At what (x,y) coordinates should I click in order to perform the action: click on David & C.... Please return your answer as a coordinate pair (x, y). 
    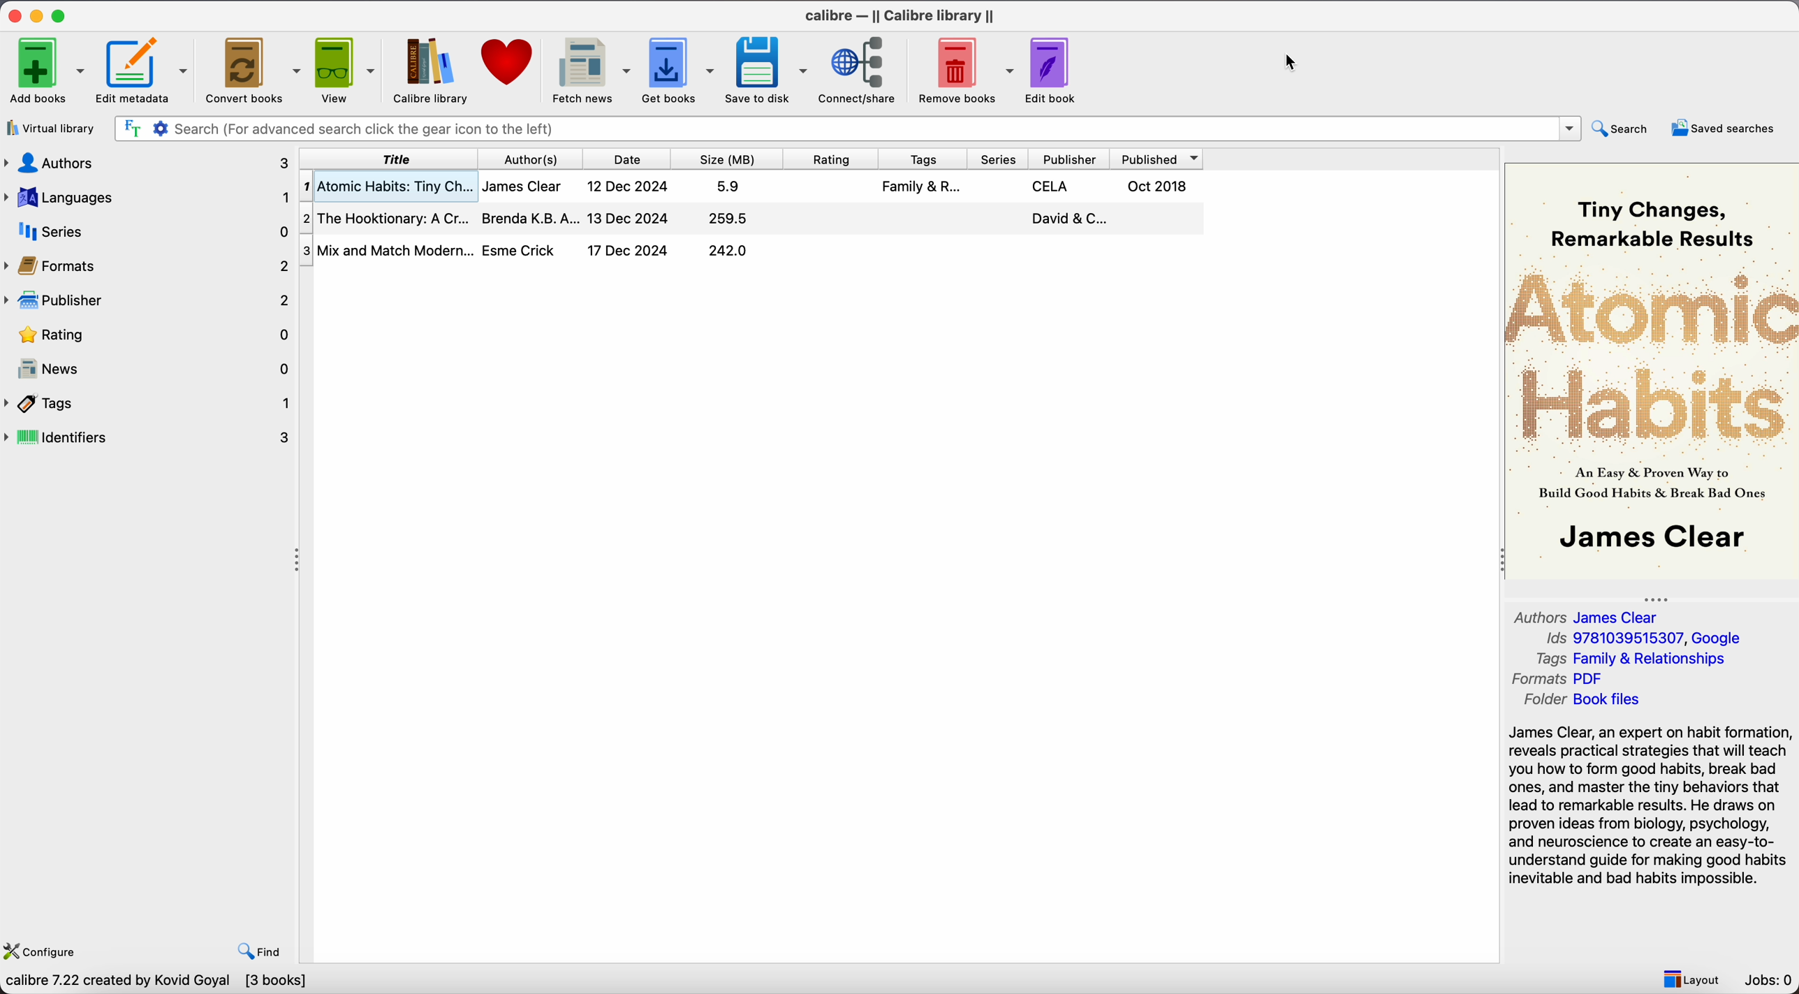
    Looking at the image, I should click on (1066, 219).